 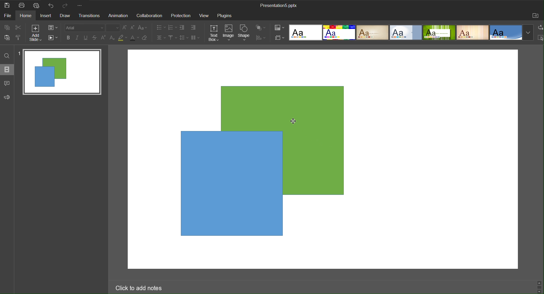 What do you see at coordinates (212, 33) in the screenshot?
I see `Text Box` at bounding box center [212, 33].